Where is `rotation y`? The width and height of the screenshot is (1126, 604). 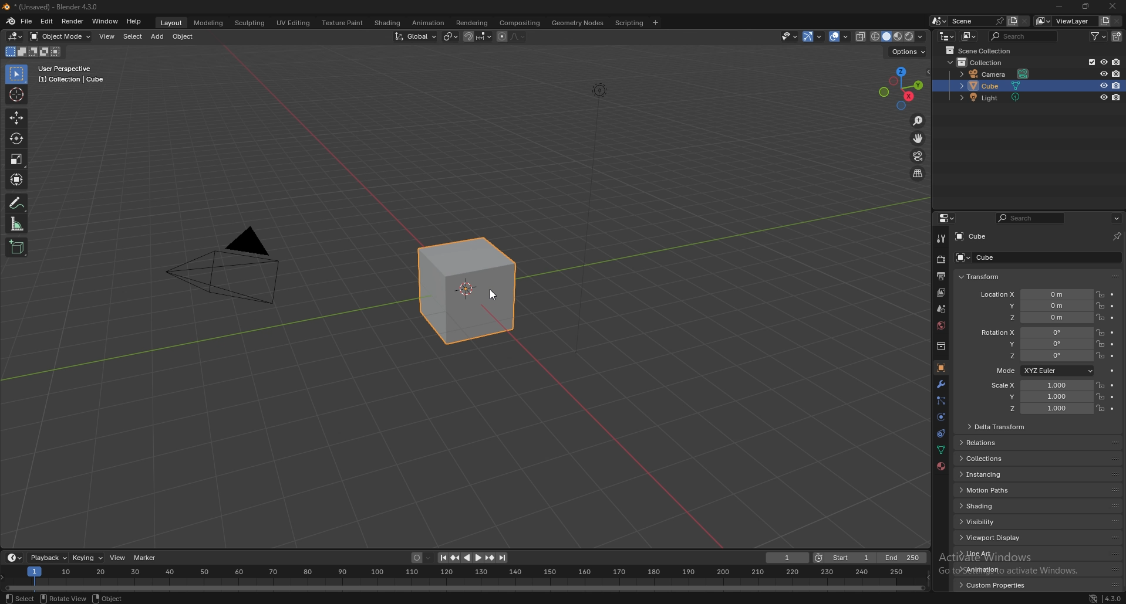
rotation y is located at coordinates (1035, 345).